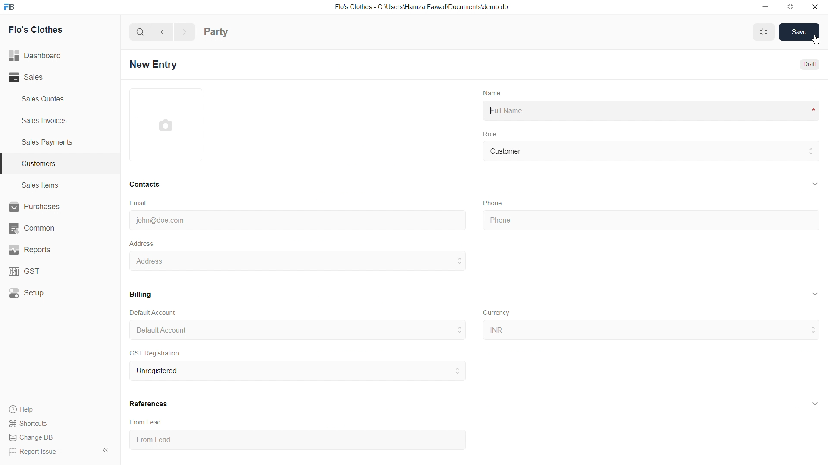 This screenshot has height=465, width=828. I want to click on  Help, so click(25, 408).